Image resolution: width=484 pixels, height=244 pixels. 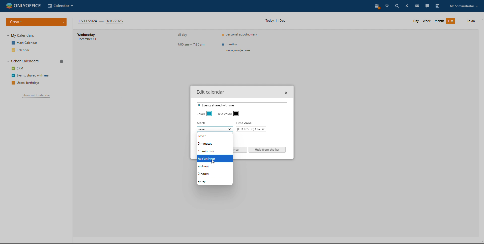 What do you see at coordinates (215, 181) in the screenshot?
I see `a day` at bounding box center [215, 181].